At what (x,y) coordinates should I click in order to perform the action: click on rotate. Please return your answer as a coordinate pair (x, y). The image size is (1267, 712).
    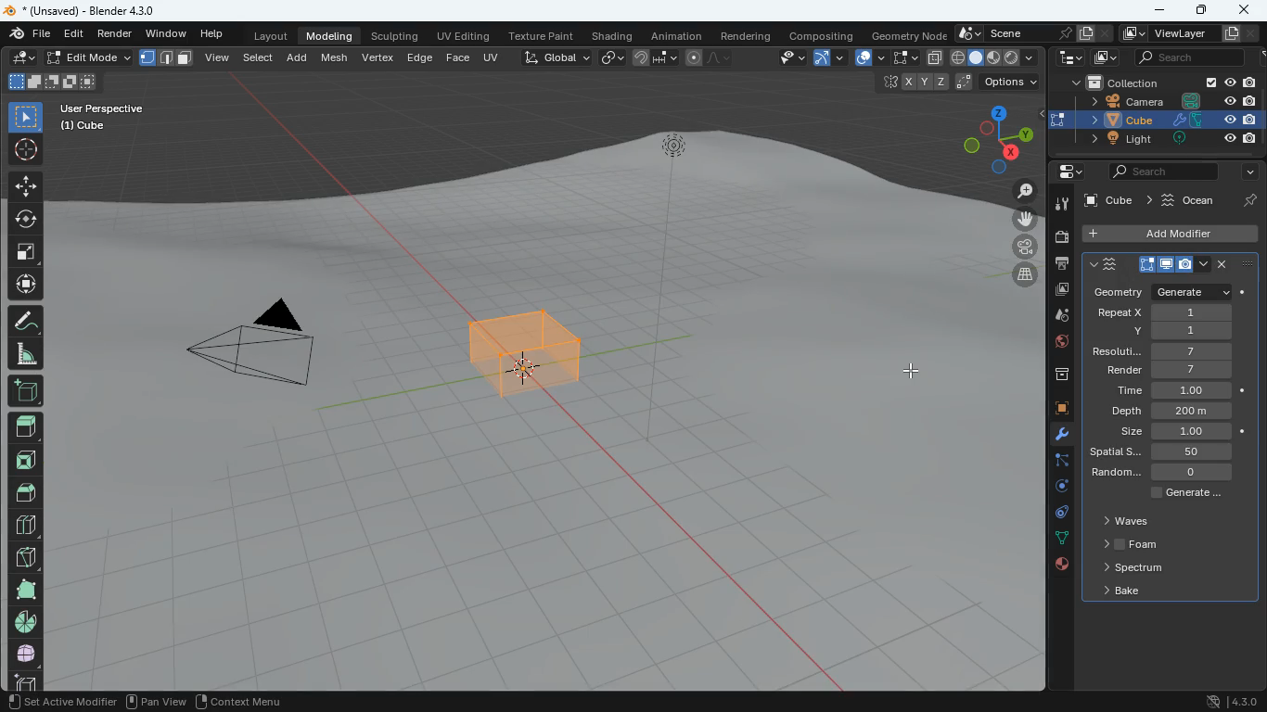
    Looking at the image, I should click on (24, 219).